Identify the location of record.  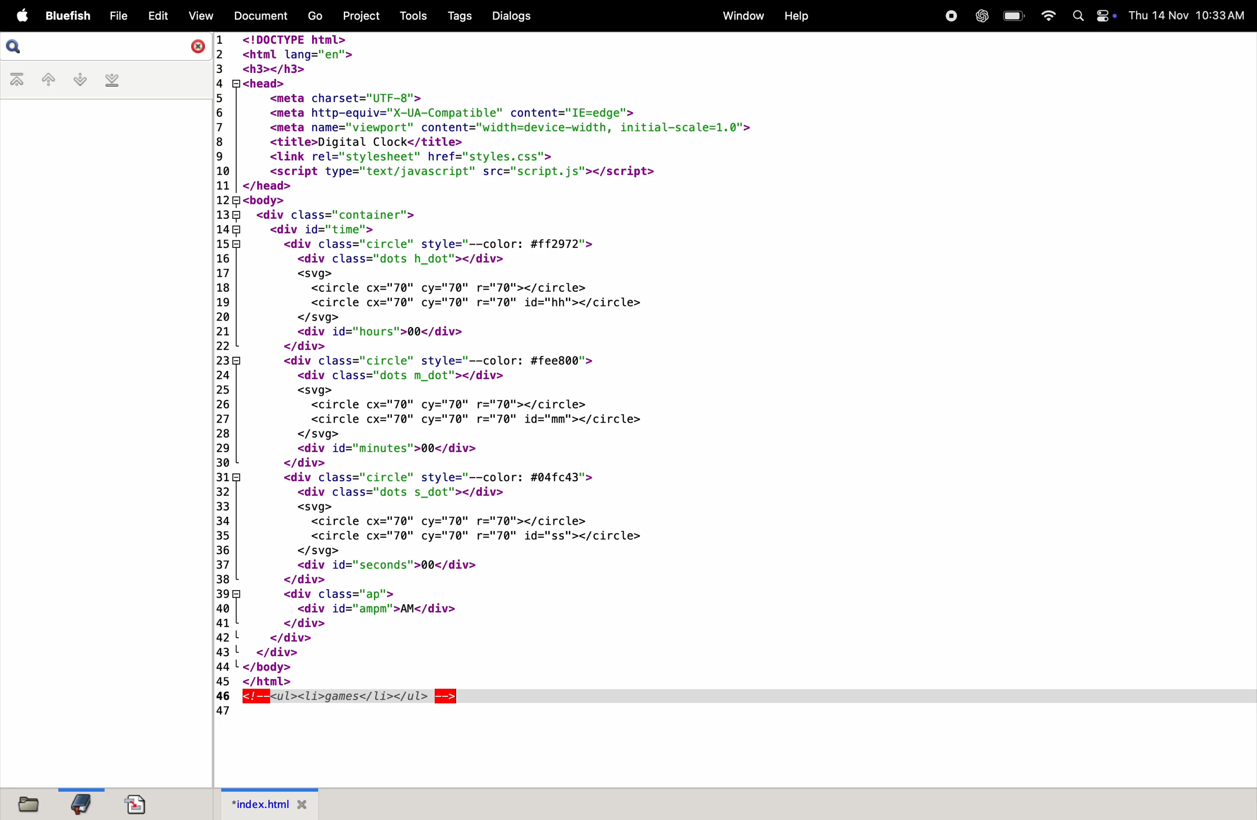
(950, 17).